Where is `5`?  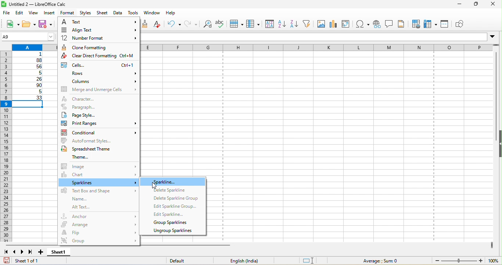 5 is located at coordinates (28, 92).